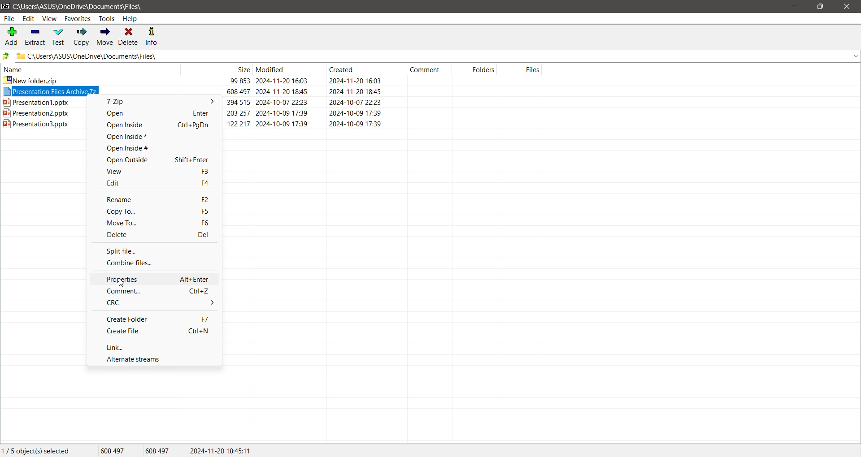 This screenshot has width=861, height=457. Describe the element at coordinates (79, 6) in the screenshot. I see `Current Folder Path` at that location.